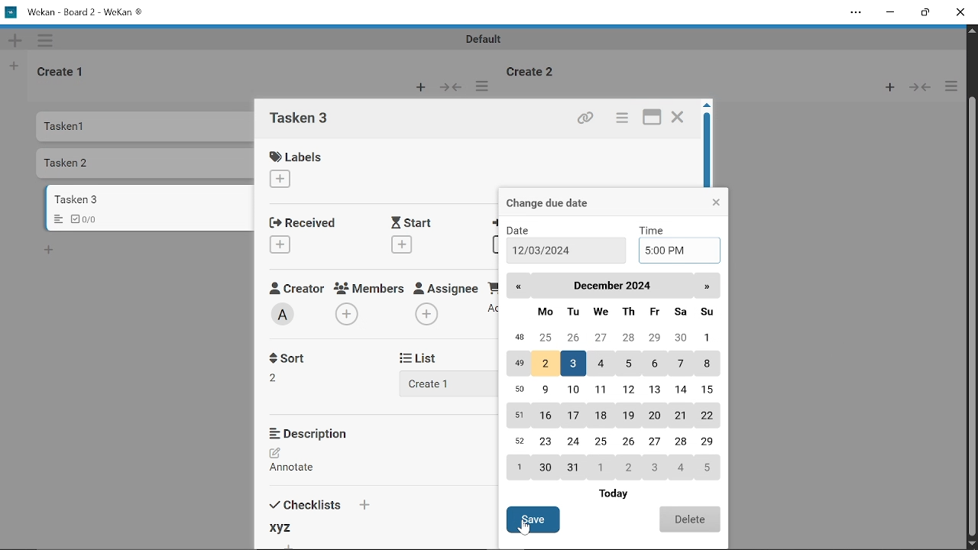 The image size is (978, 550). I want to click on Forward/Back, so click(451, 86).